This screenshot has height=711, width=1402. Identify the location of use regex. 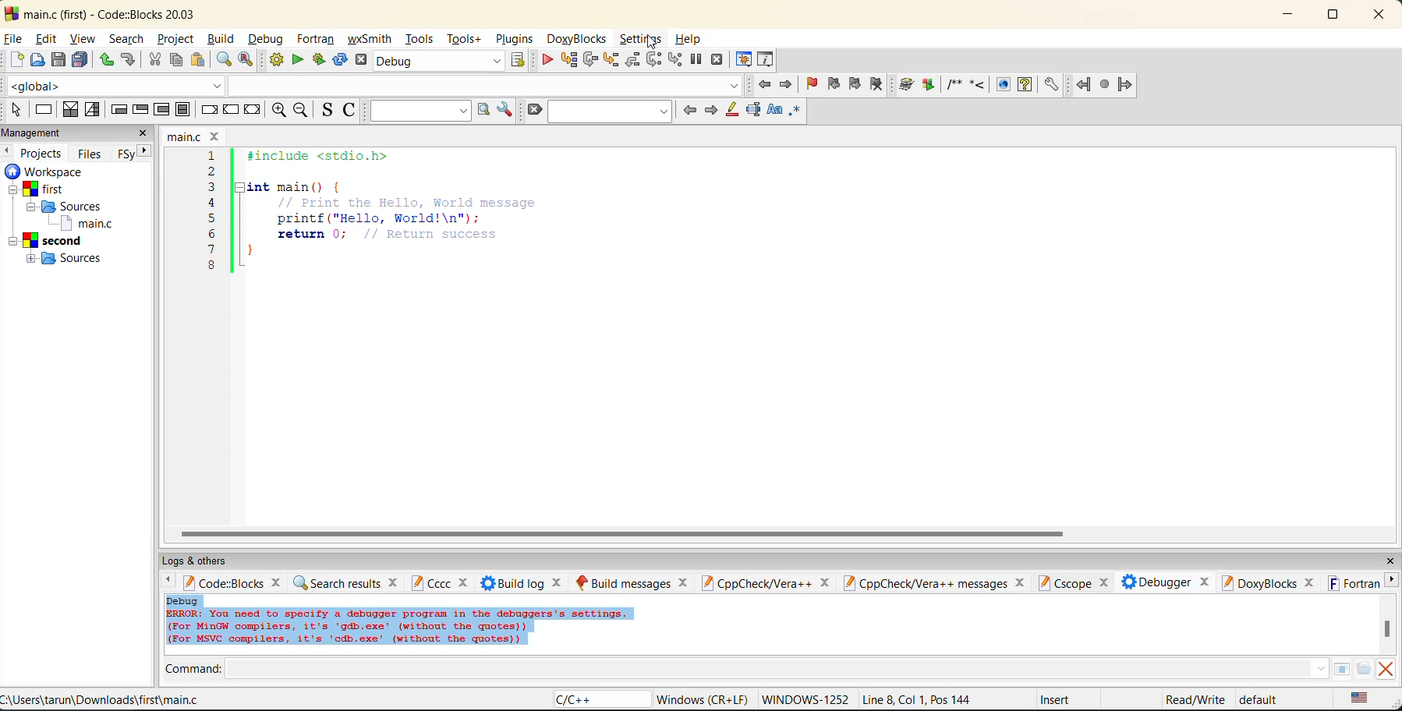
(799, 111).